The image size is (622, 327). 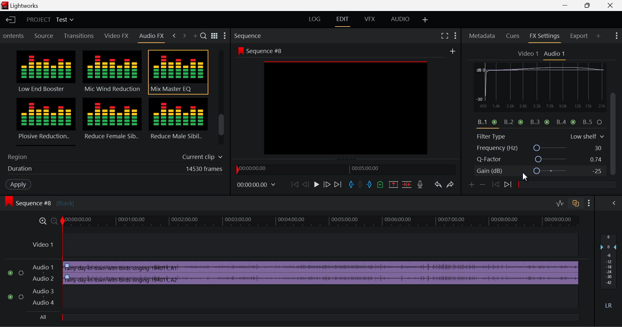 What do you see at coordinates (10, 20) in the screenshot?
I see `Back to Homepage` at bounding box center [10, 20].